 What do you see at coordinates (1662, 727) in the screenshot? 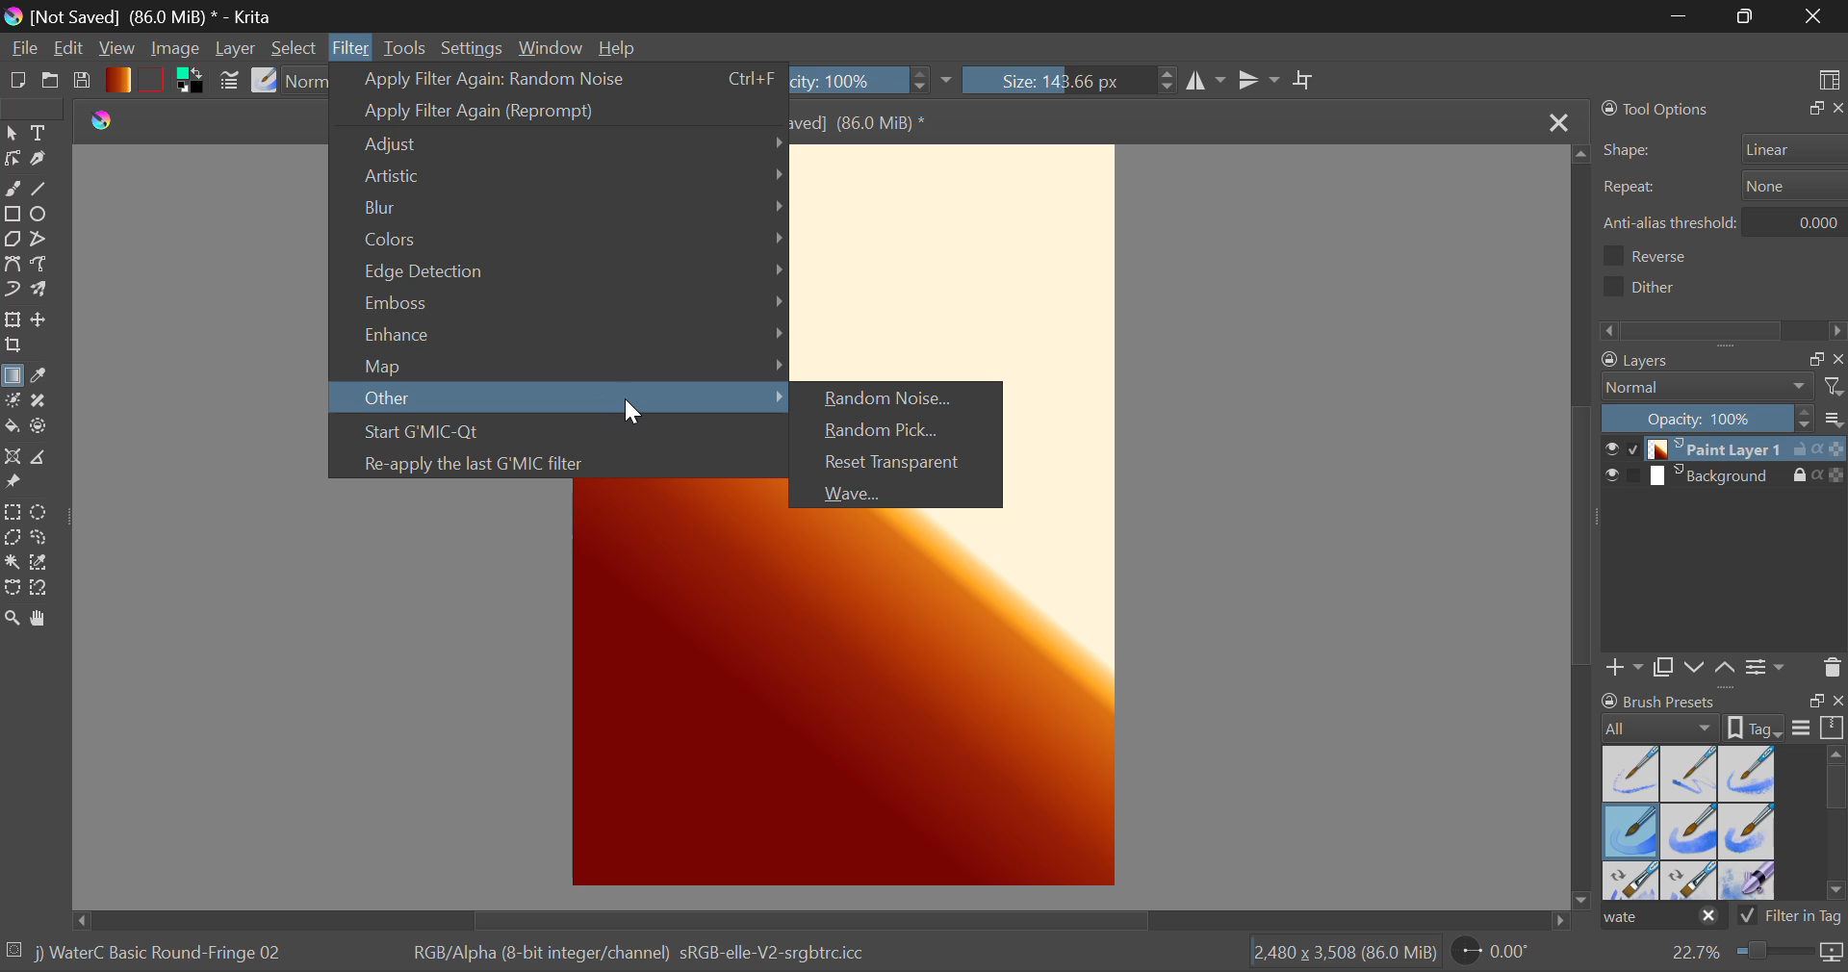
I see `brush preset settings` at bounding box center [1662, 727].